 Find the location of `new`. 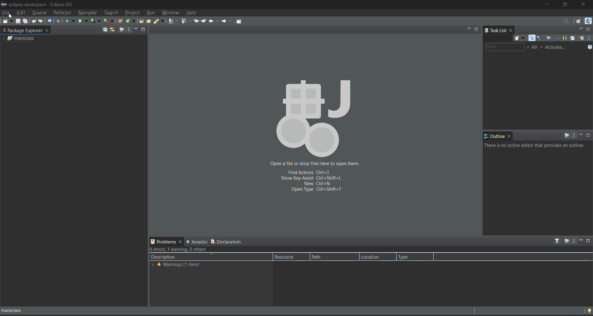

new is located at coordinates (8, 21).